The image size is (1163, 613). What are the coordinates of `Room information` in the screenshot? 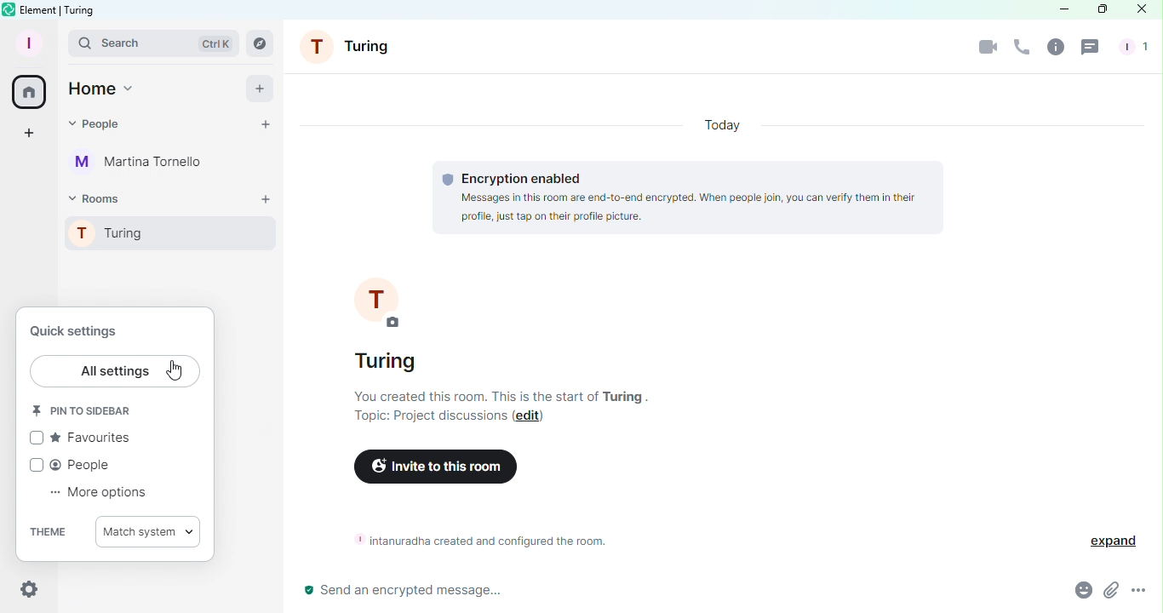 It's located at (487, 544).